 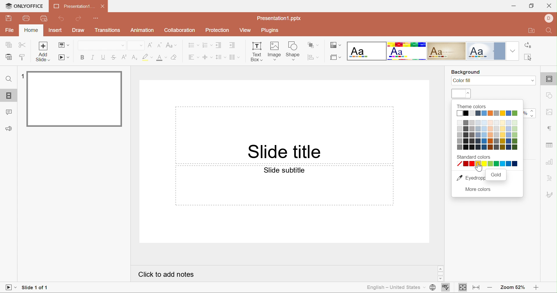 What do you see at coordinates (496, 174) in the screenshot?
I see `Gold` at bounding box center [496, 174].